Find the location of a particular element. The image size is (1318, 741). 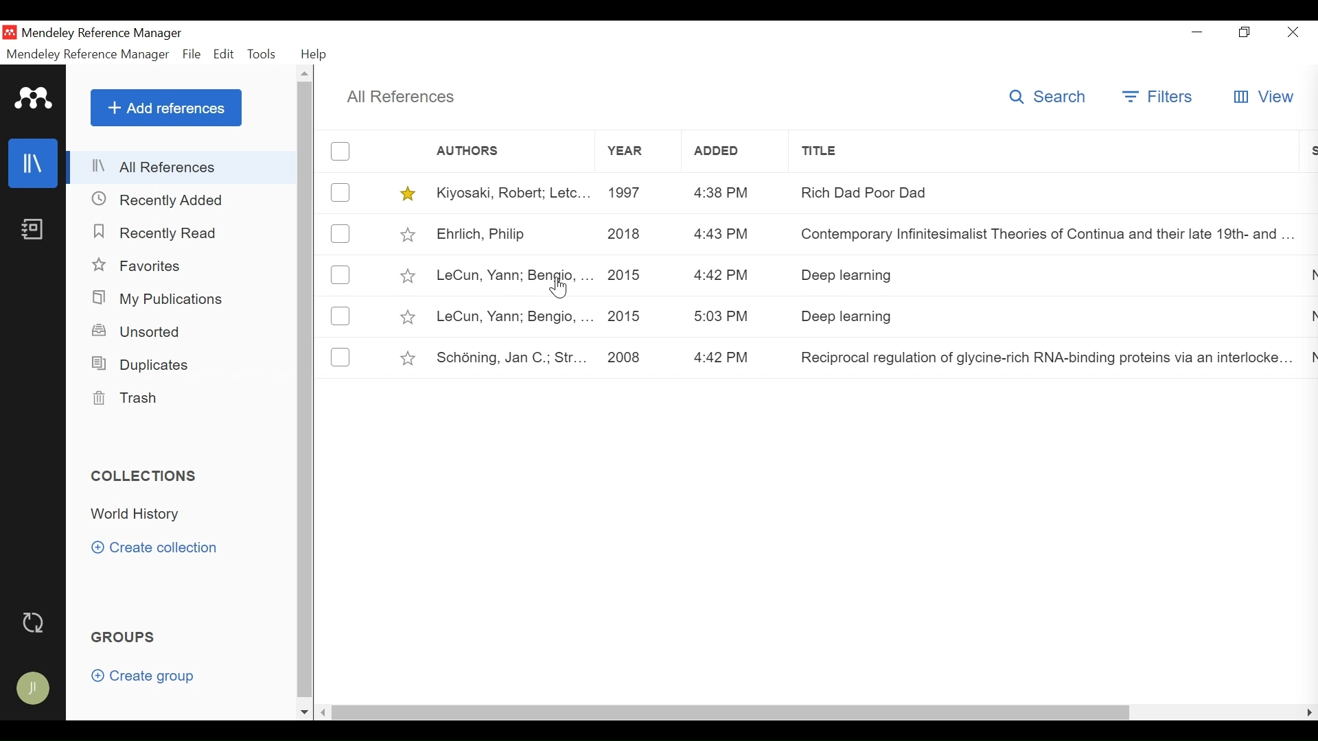

4:43 PM is located at coordinates (722, 235).